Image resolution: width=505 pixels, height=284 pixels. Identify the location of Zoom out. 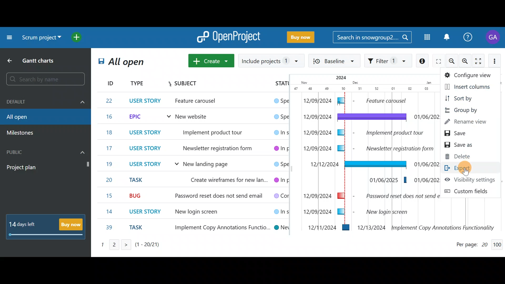
(453, 62).